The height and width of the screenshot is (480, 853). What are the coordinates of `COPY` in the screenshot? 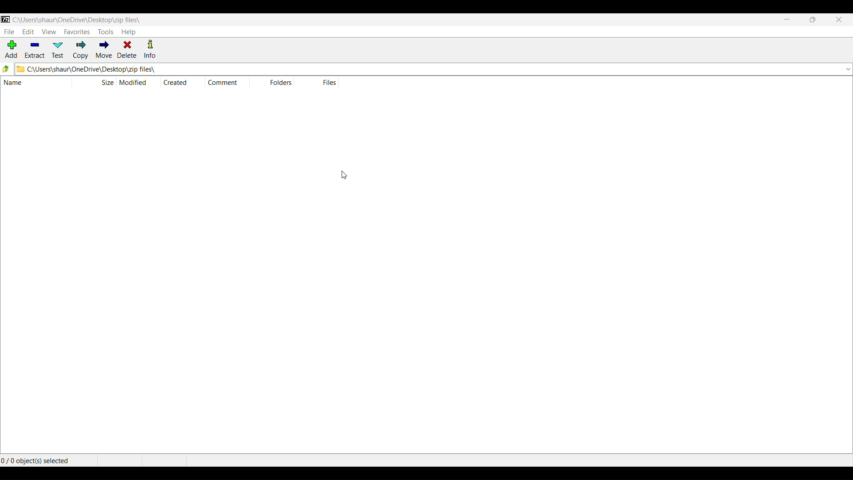 It's located at (81, 50).